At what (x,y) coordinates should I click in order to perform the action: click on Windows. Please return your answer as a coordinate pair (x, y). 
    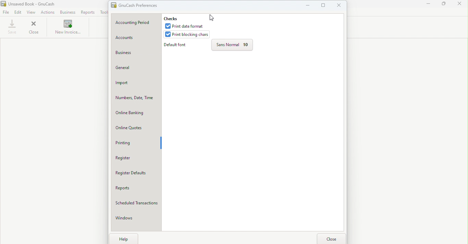
    Looking at the image, I should click on (136, 219).